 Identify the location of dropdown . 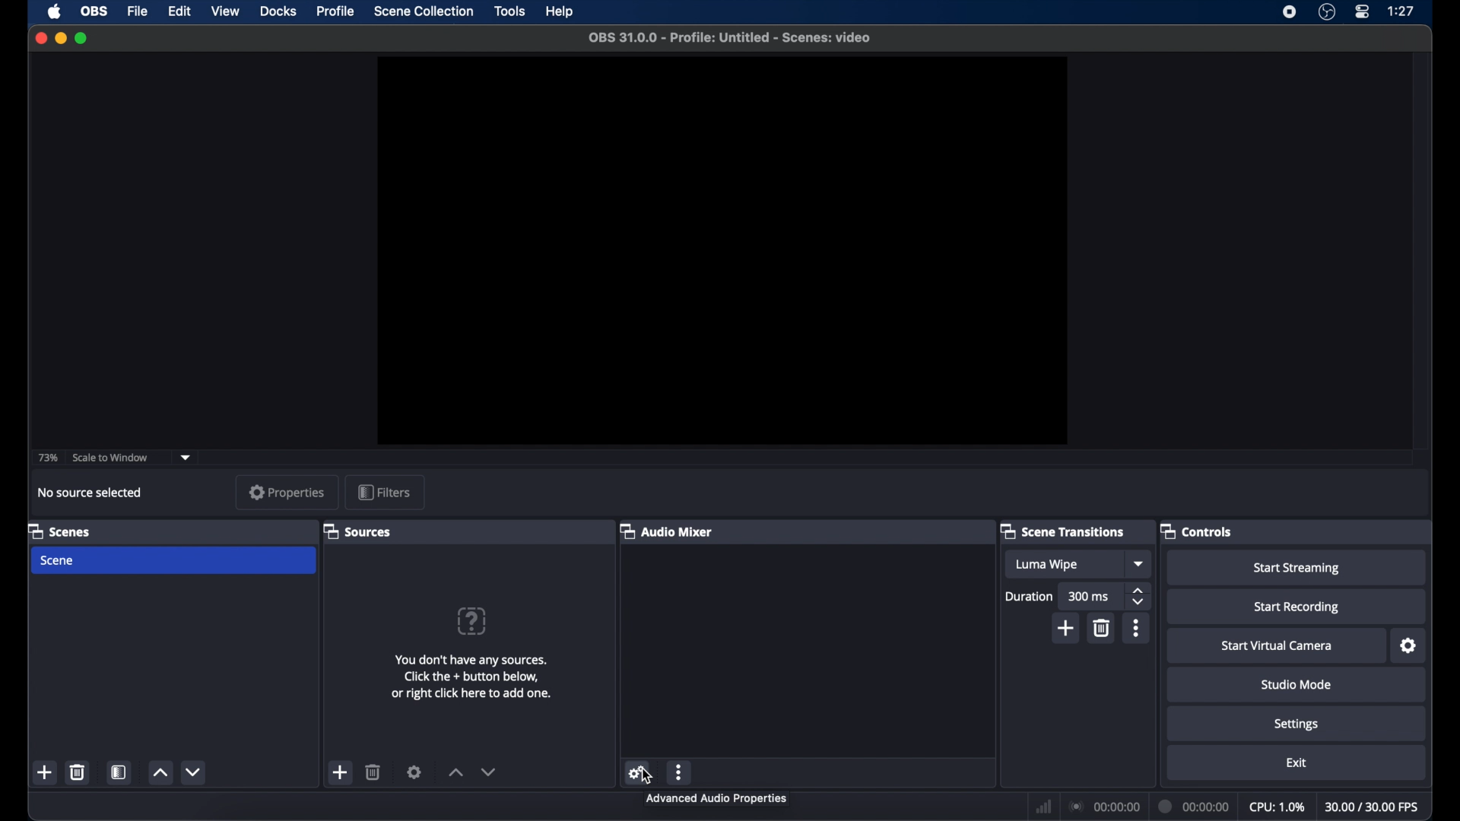
(186, 458).